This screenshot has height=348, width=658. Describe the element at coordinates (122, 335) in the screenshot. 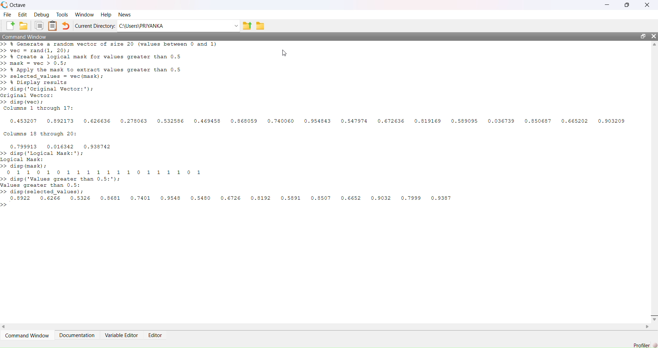

I see `Variable Editor` at that location.